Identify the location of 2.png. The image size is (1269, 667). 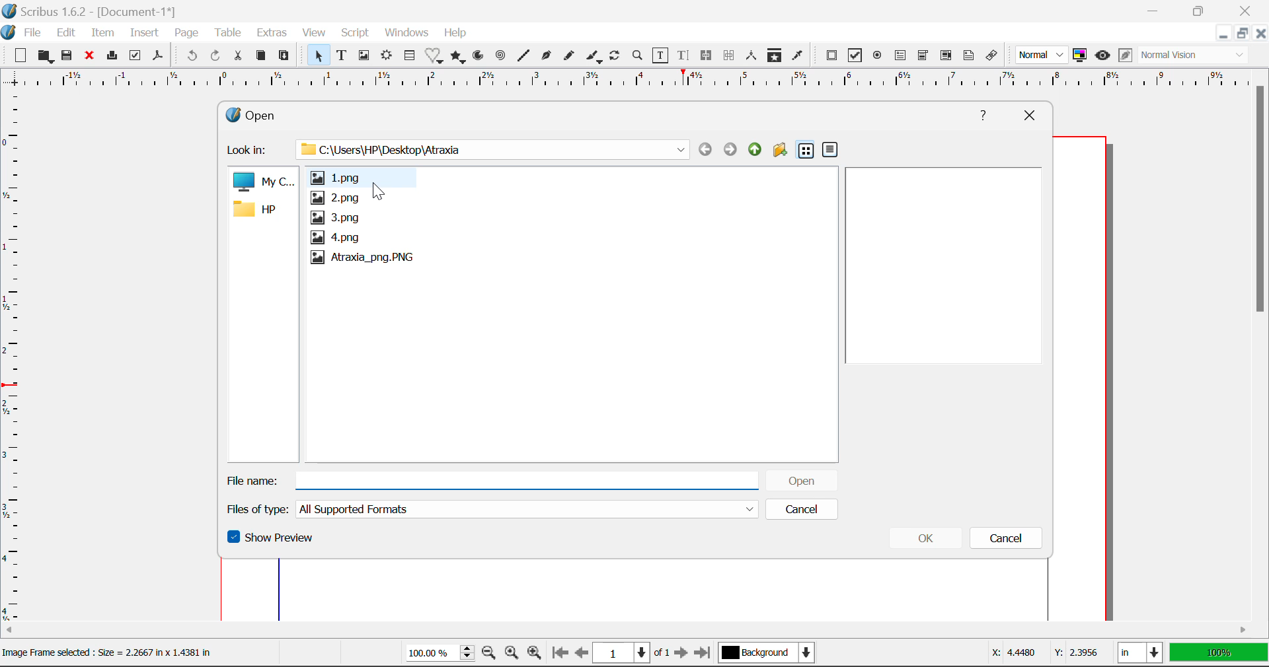
(334, 198).